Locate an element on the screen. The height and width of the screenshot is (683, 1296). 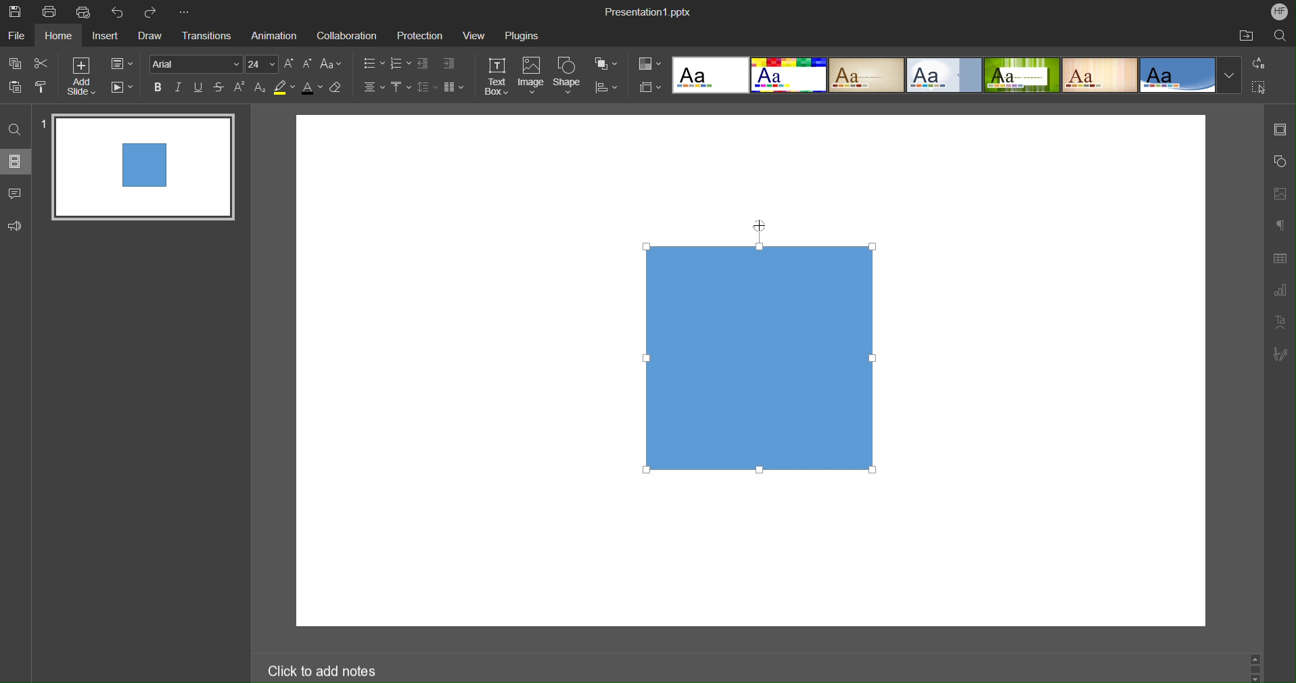
Paragraph Settings is located at coordinates (1278, 225).